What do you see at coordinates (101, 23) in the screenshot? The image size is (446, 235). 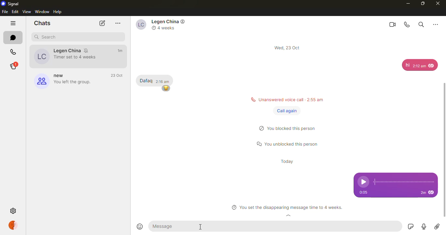 I see `new chat` at bounding box center [101, 23].